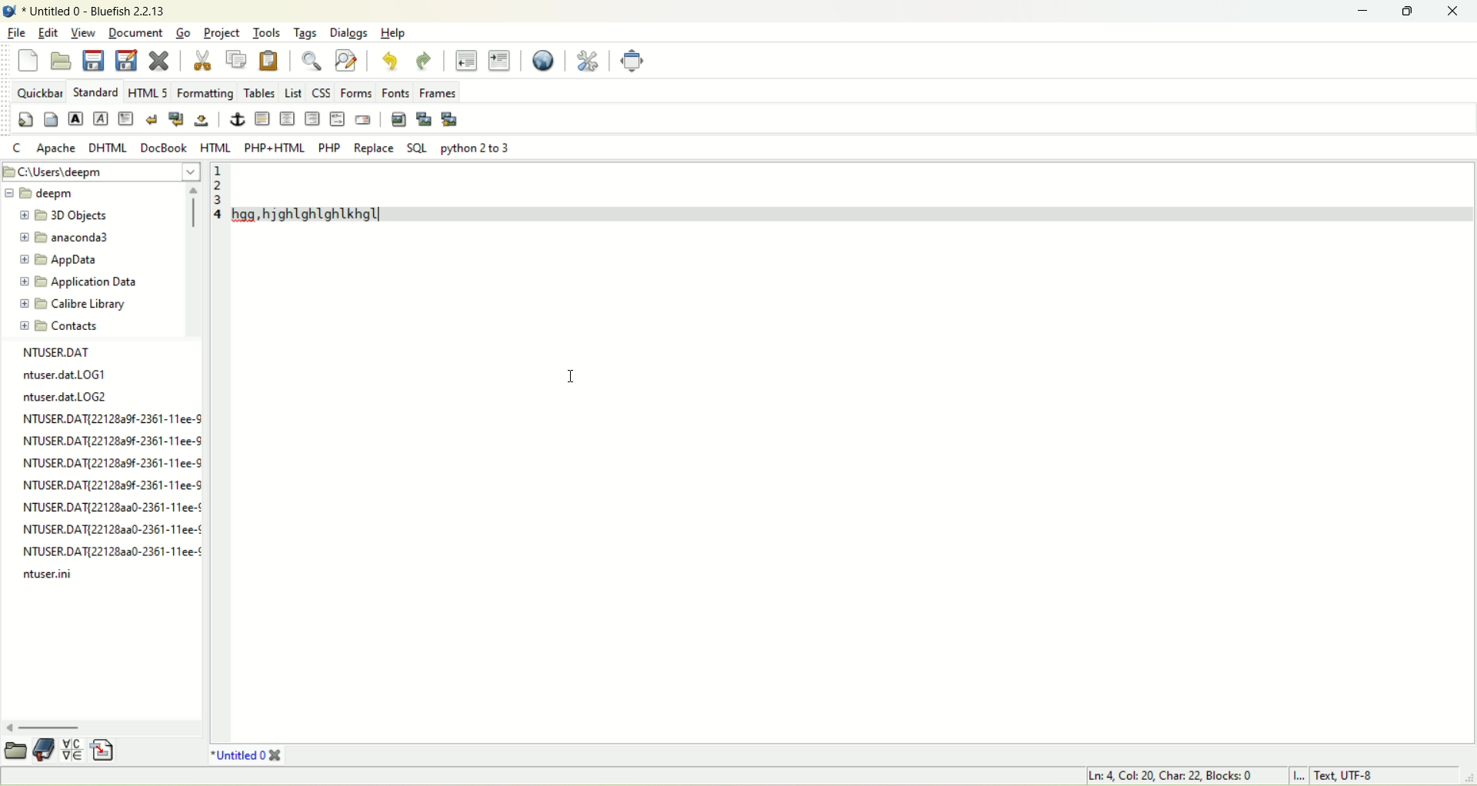  I want to click on NTUSER.DAT{22128a9f-2361-11ee-S, so click(112, 417).